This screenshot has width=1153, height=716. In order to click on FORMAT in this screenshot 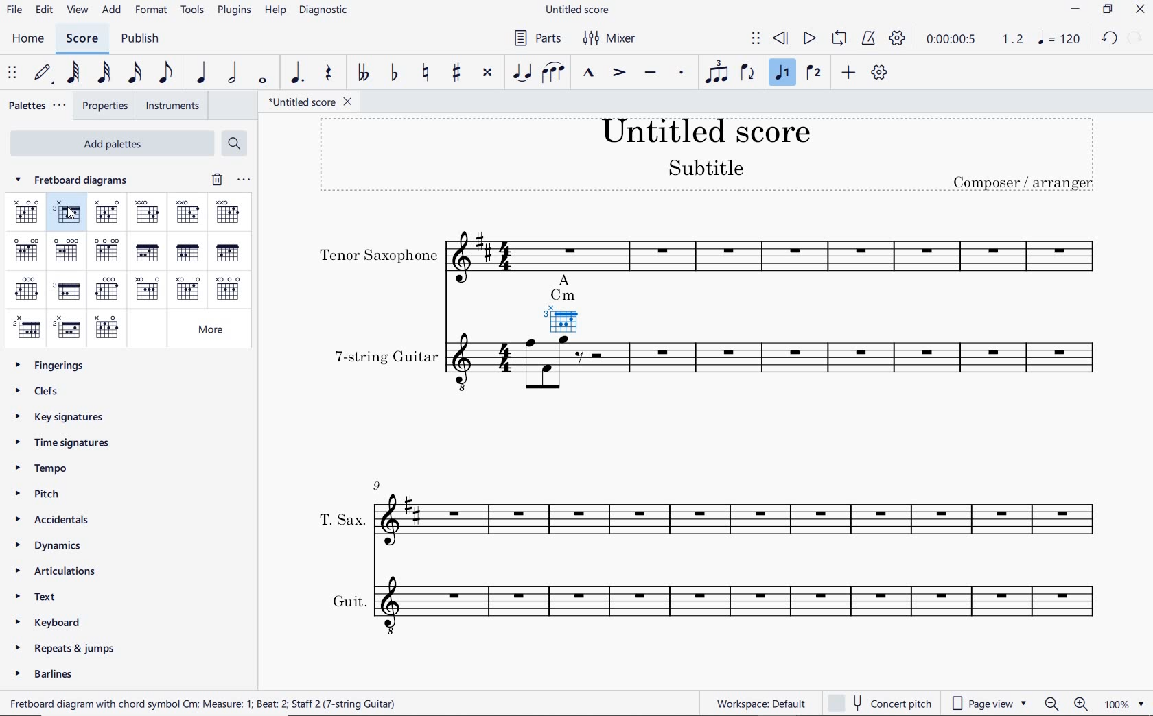, I will do `click(152, 11)`.